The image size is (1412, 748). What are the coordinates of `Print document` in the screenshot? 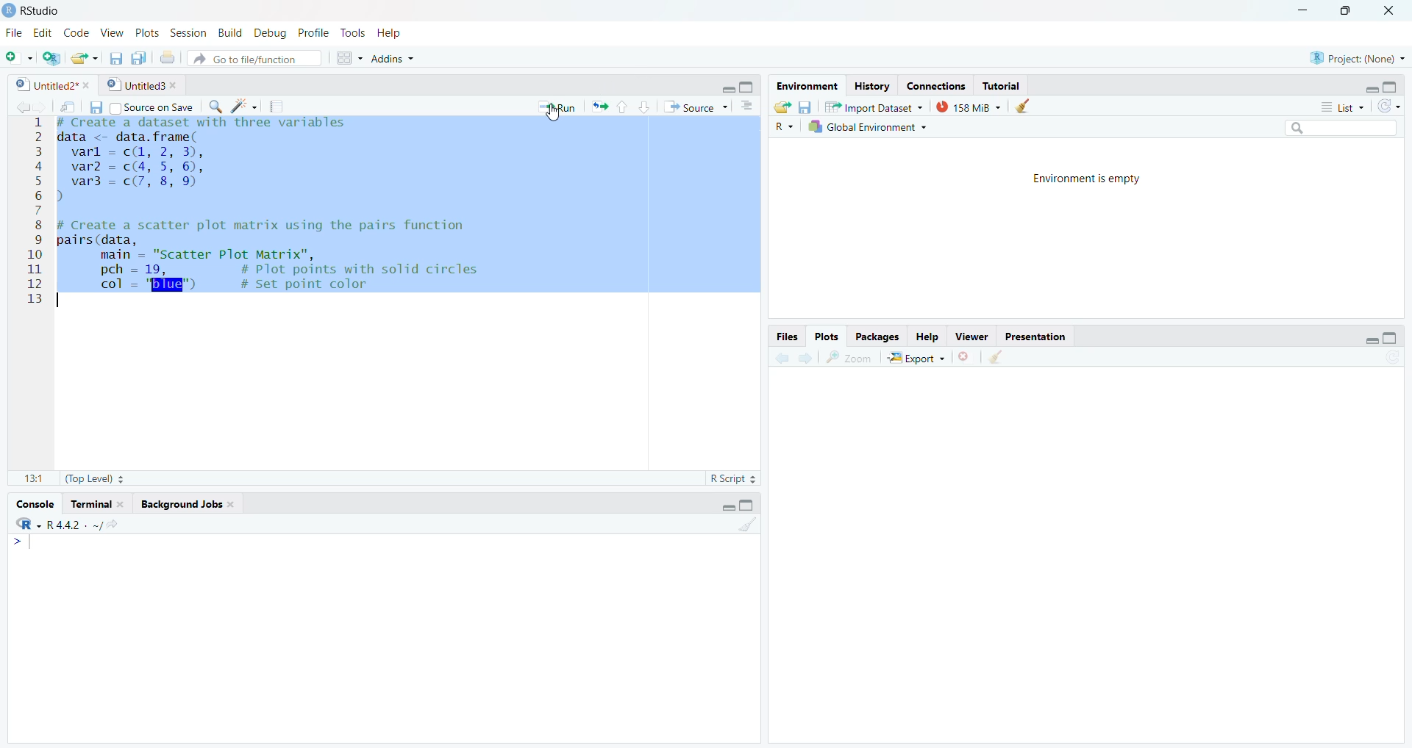 It's located at (168, 57).